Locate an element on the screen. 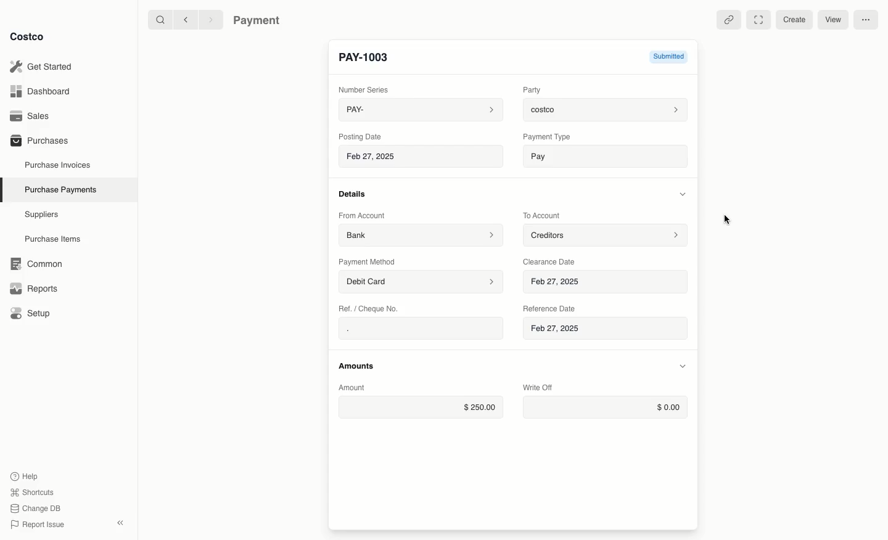 The height and width of the screenshot is (540, 888). Back is located at coordinates (186, 19).